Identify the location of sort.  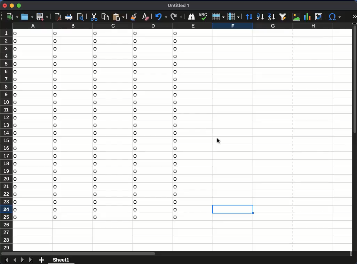
(249, 17).